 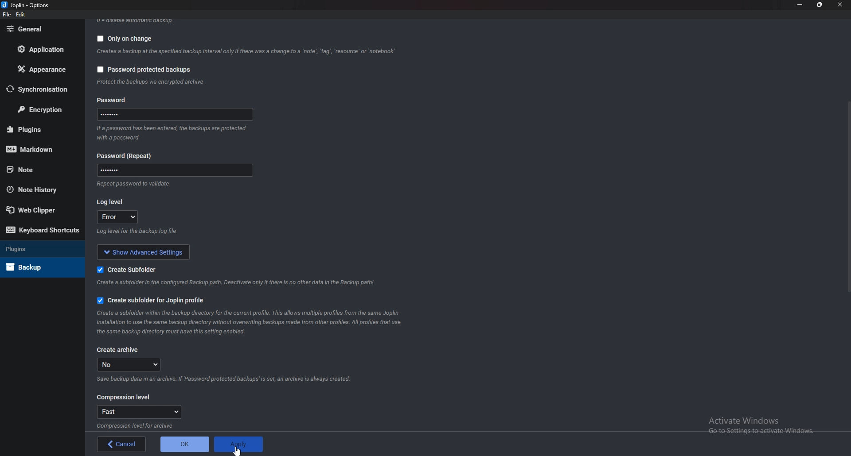 I want to click on Appearance, so click(x=42, y=70).